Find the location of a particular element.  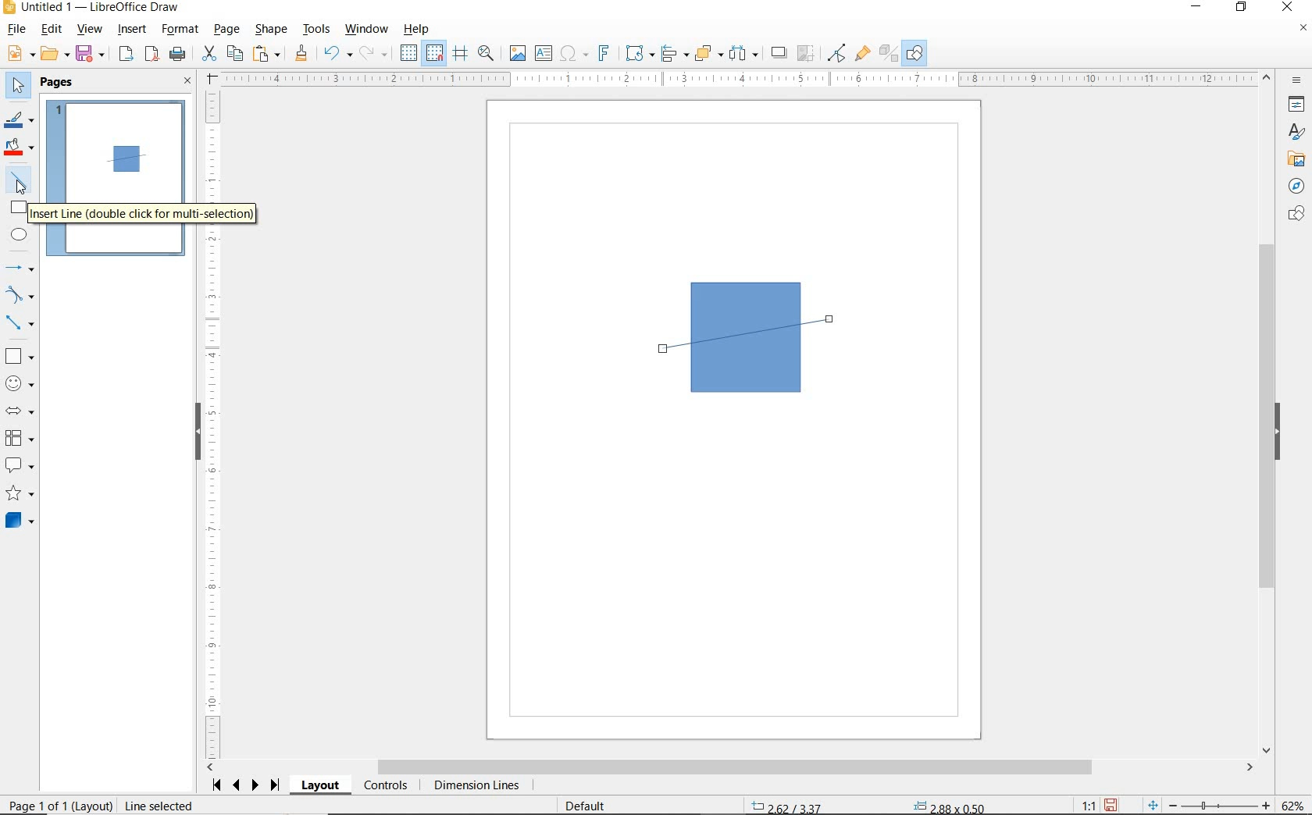

OPEN is located at coordinates (55, 54).